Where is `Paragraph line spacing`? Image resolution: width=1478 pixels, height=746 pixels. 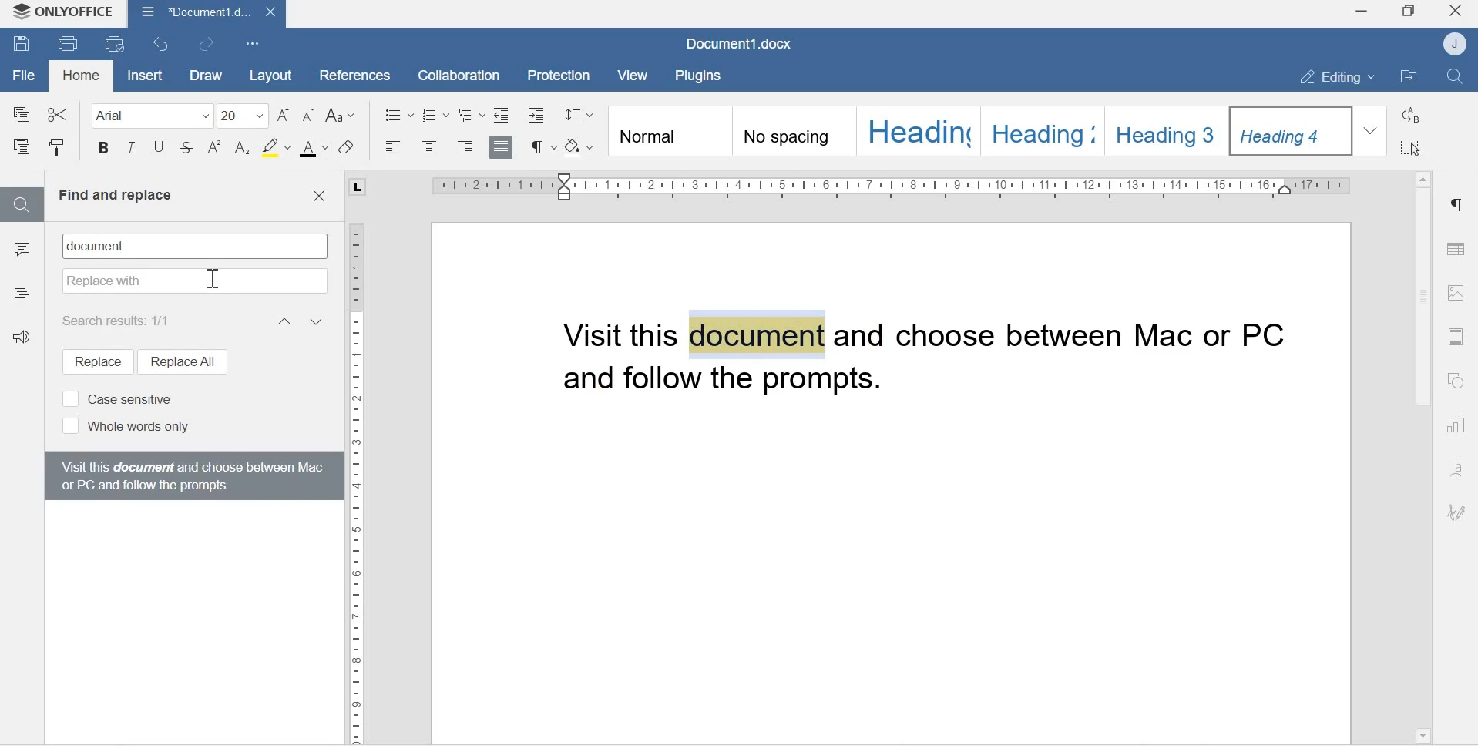 Paragraph line spacing is located at coordinates (579, 112).